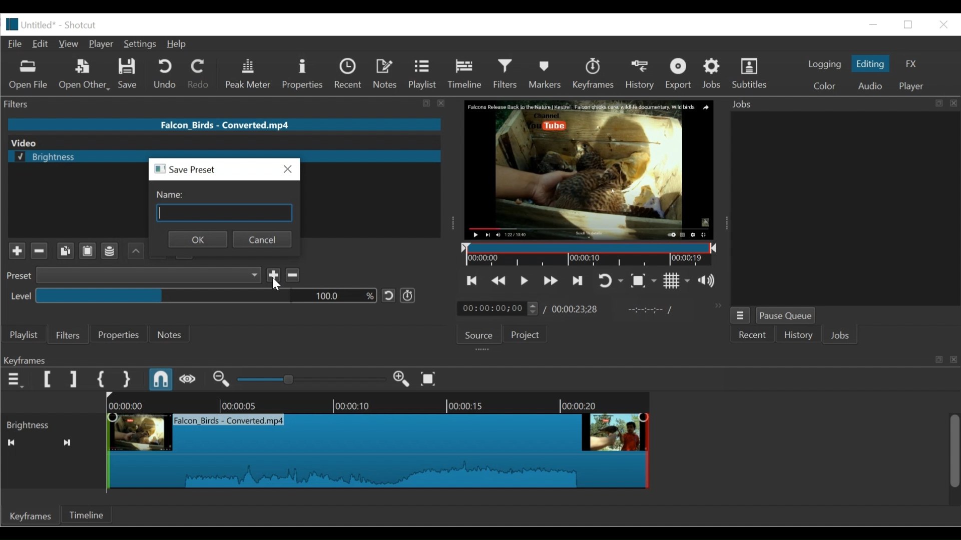  Describe the element at coordinates (388, 296) in the screenshot. I see `Reset to Default` at that location.